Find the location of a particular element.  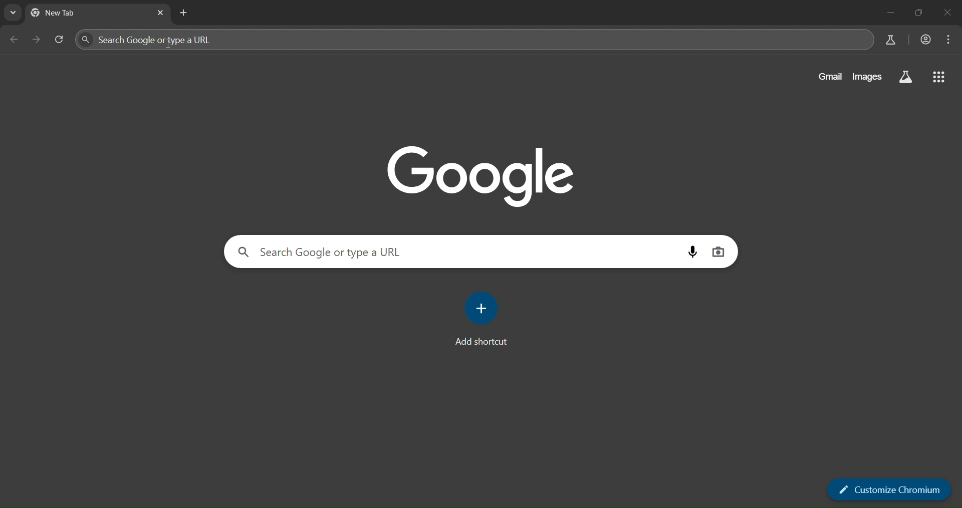

google apps is located at coordinates (940, 78).